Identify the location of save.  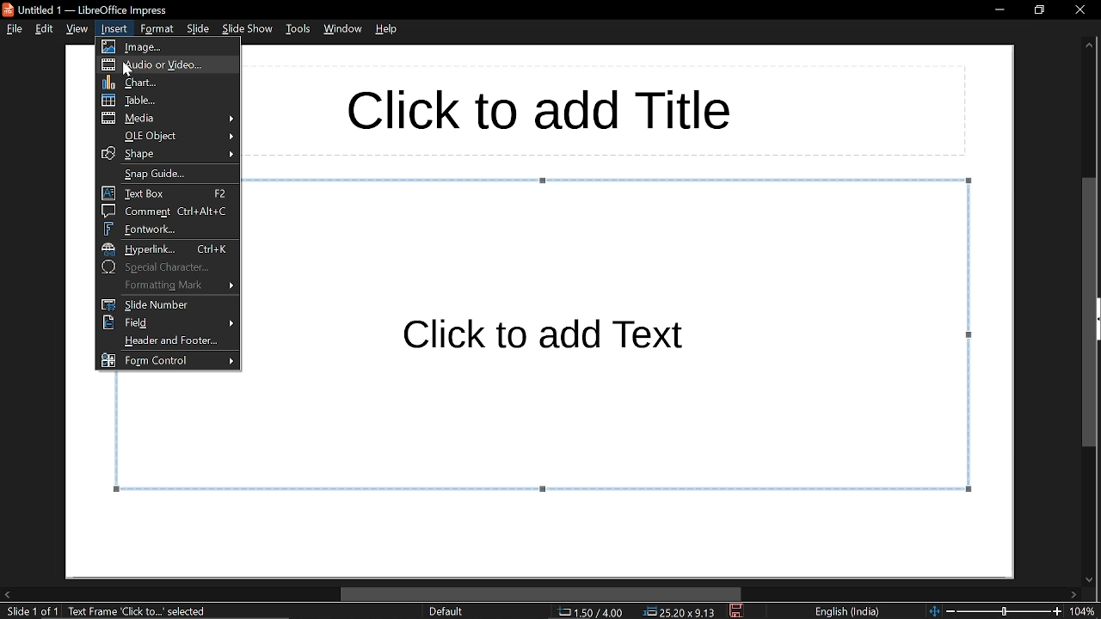
(737, 611).